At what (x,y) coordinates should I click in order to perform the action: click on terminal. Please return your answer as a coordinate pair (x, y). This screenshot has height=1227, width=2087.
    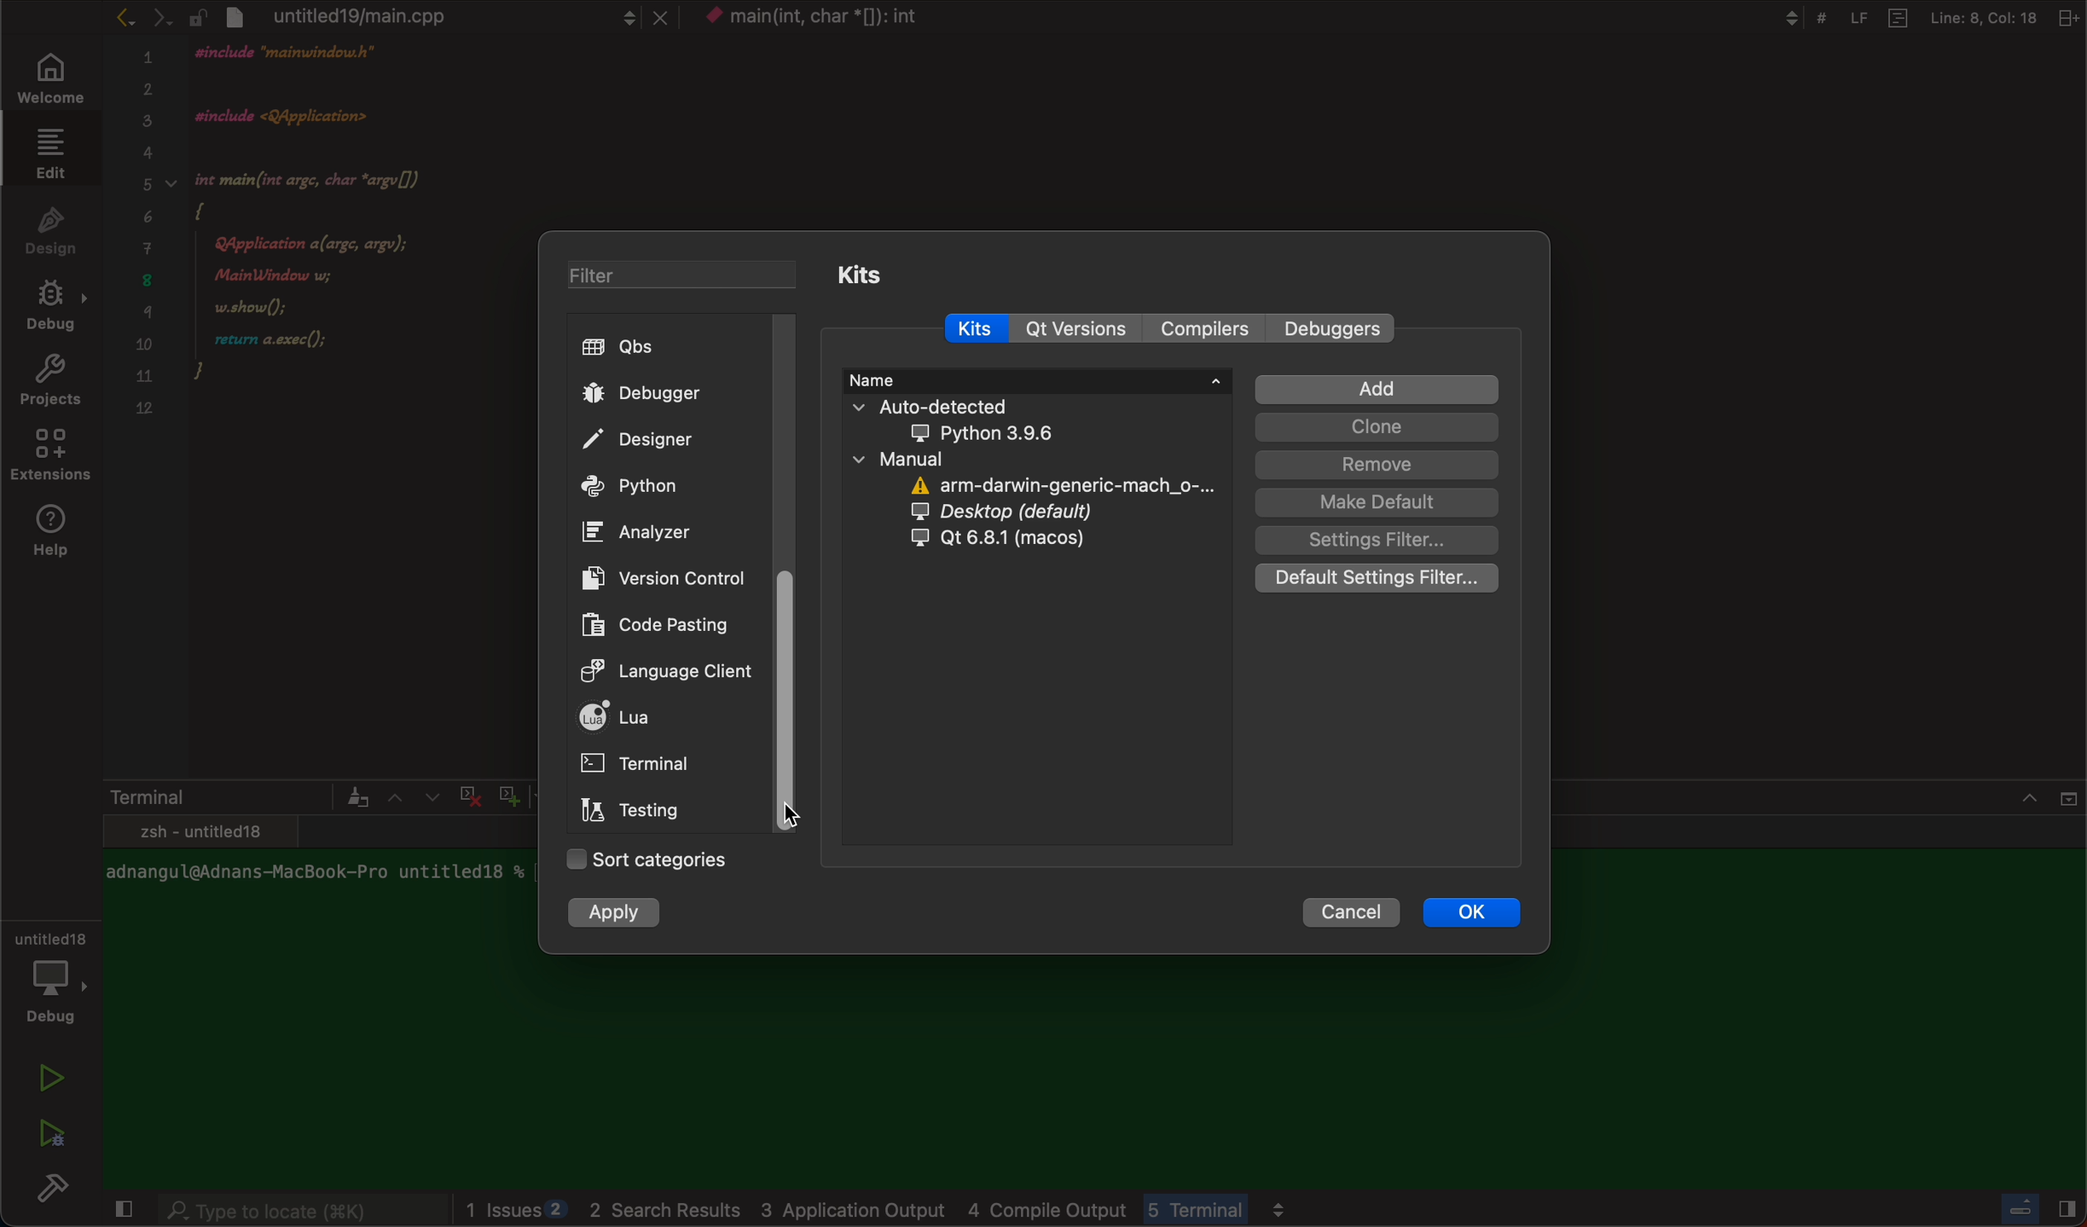
    Looking at the image, I should click on (650, 765).